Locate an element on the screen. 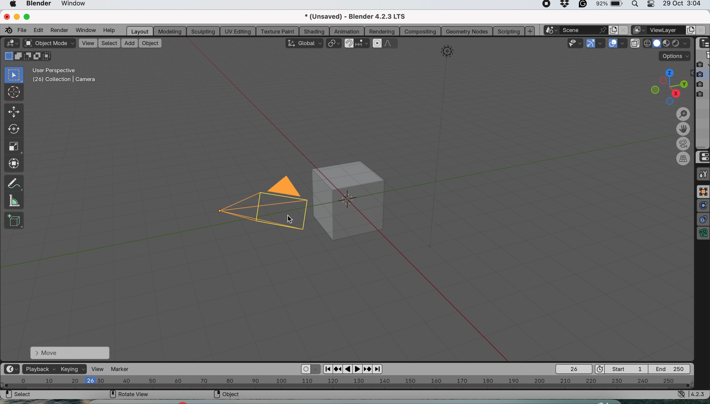  object is located at coordinates (229, 395).